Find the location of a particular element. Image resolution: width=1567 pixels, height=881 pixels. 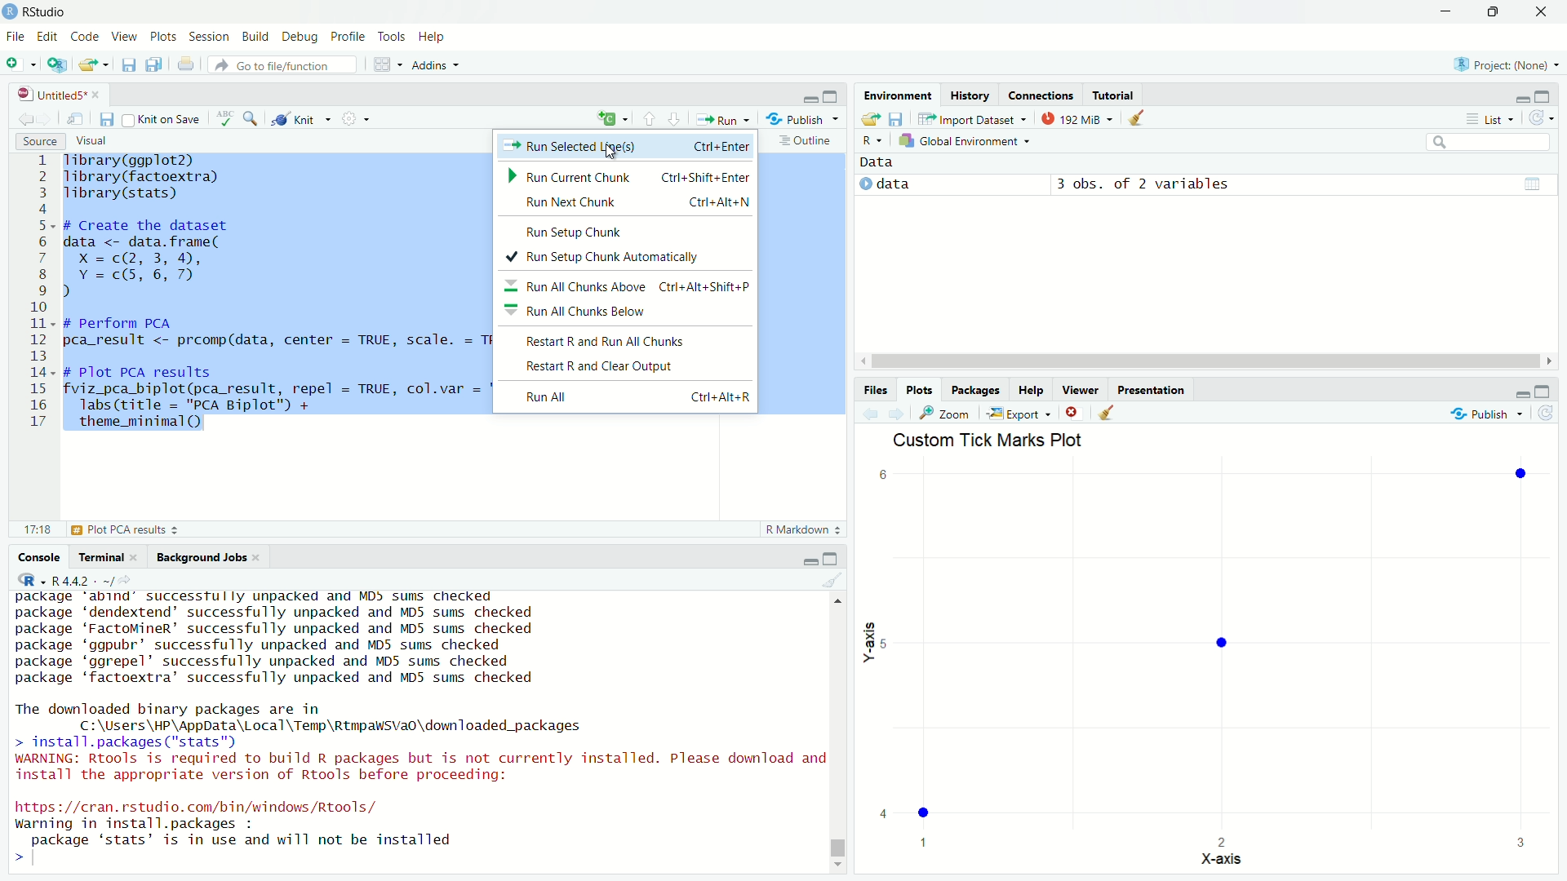

vertical scrollbar is located at coordinates (839, 848).